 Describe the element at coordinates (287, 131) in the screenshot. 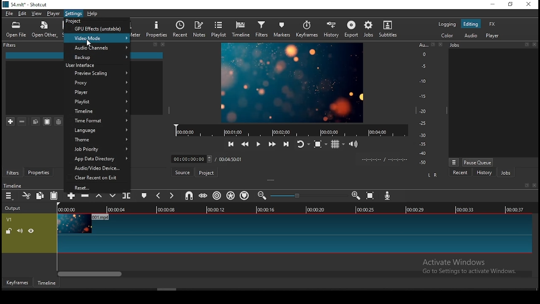

I see `record` at that location.